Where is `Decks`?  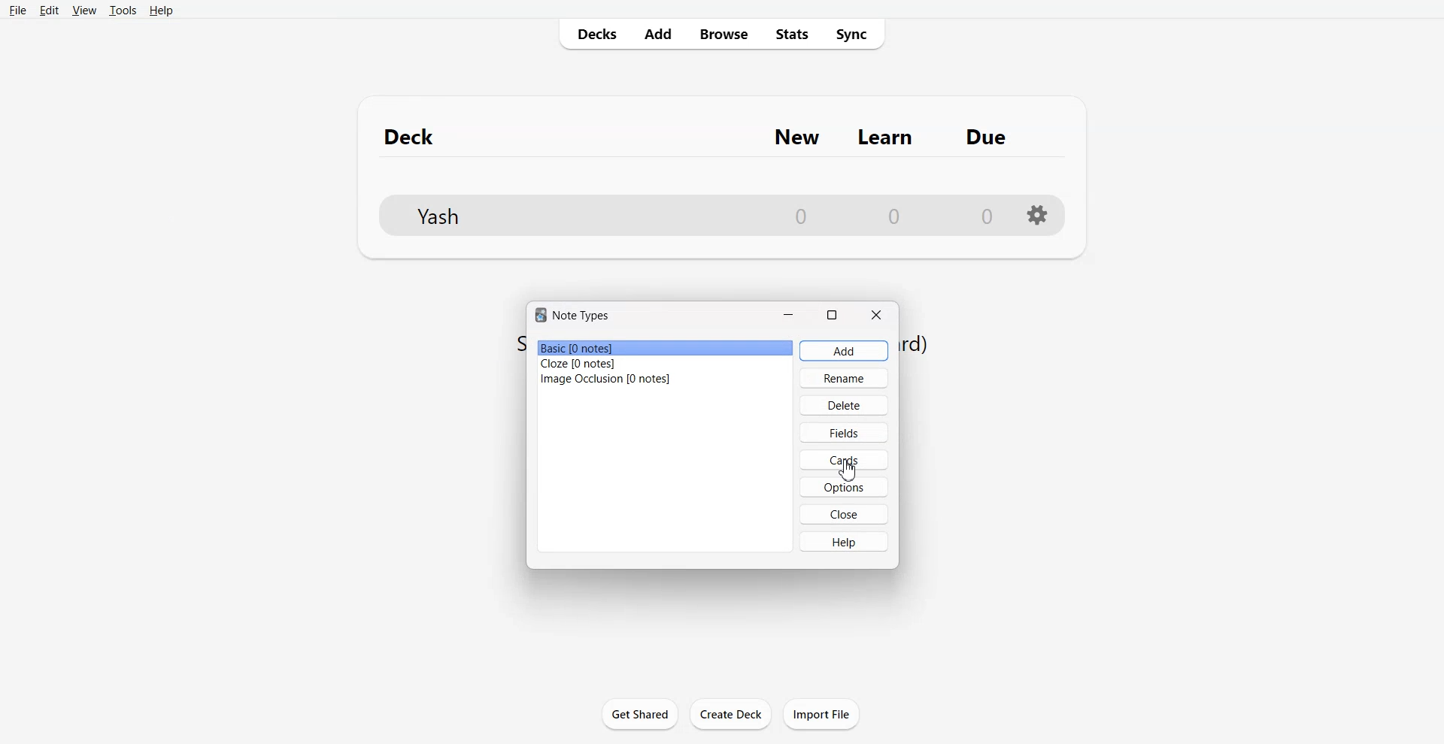 Decks is located at coordinates (592, 34).